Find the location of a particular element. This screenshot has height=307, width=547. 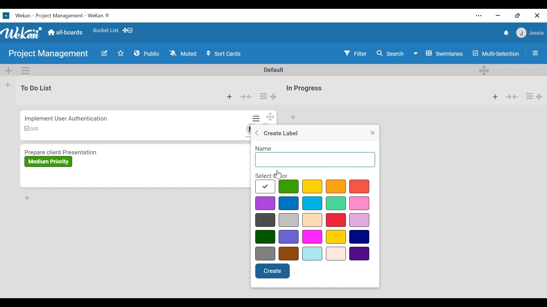

Select color is located at coordinates (272, 176).